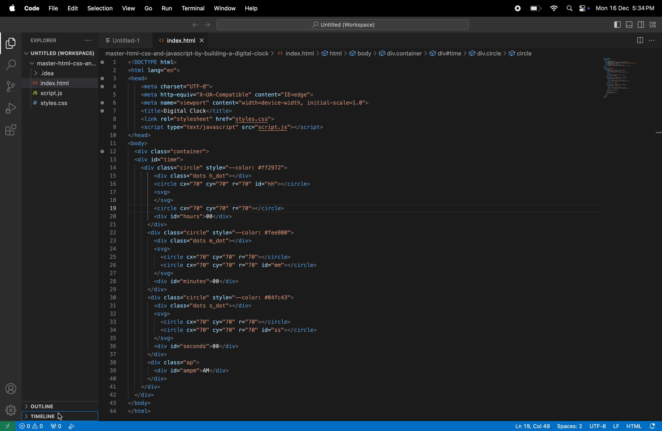 This screenshot has width=662, height=431. I want to click on syles.js, so click(53, 104).